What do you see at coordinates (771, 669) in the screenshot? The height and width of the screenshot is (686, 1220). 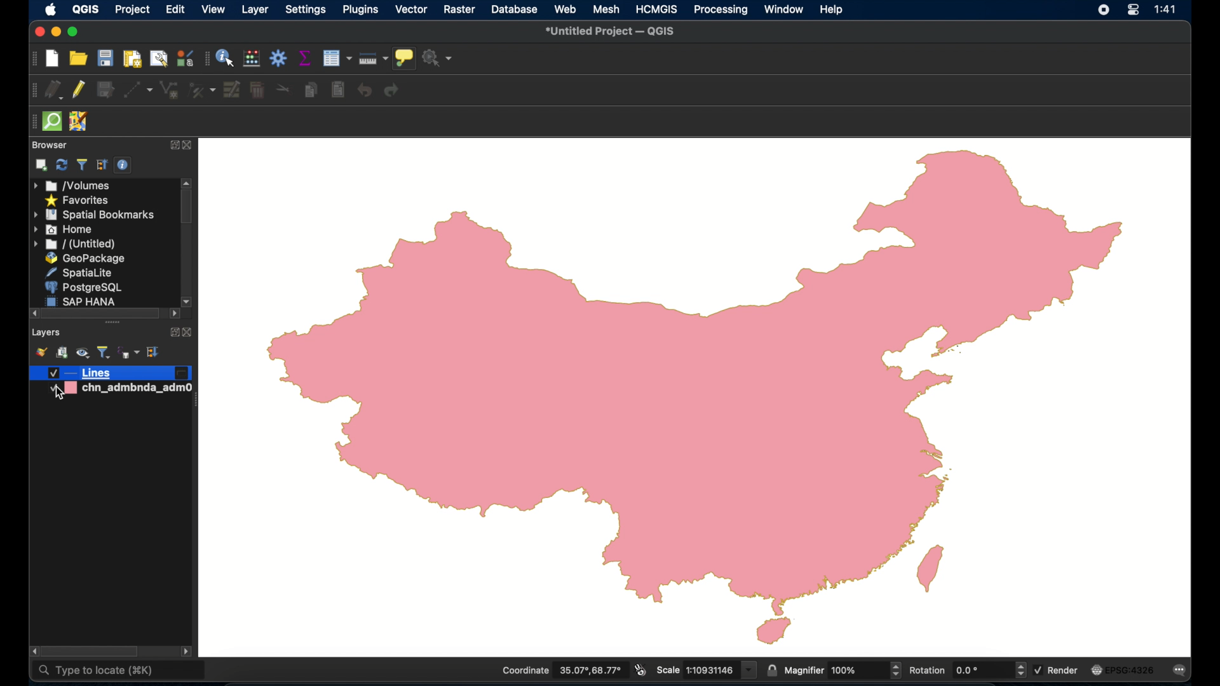 I see `lock scale` at bounding box center [771, 669].